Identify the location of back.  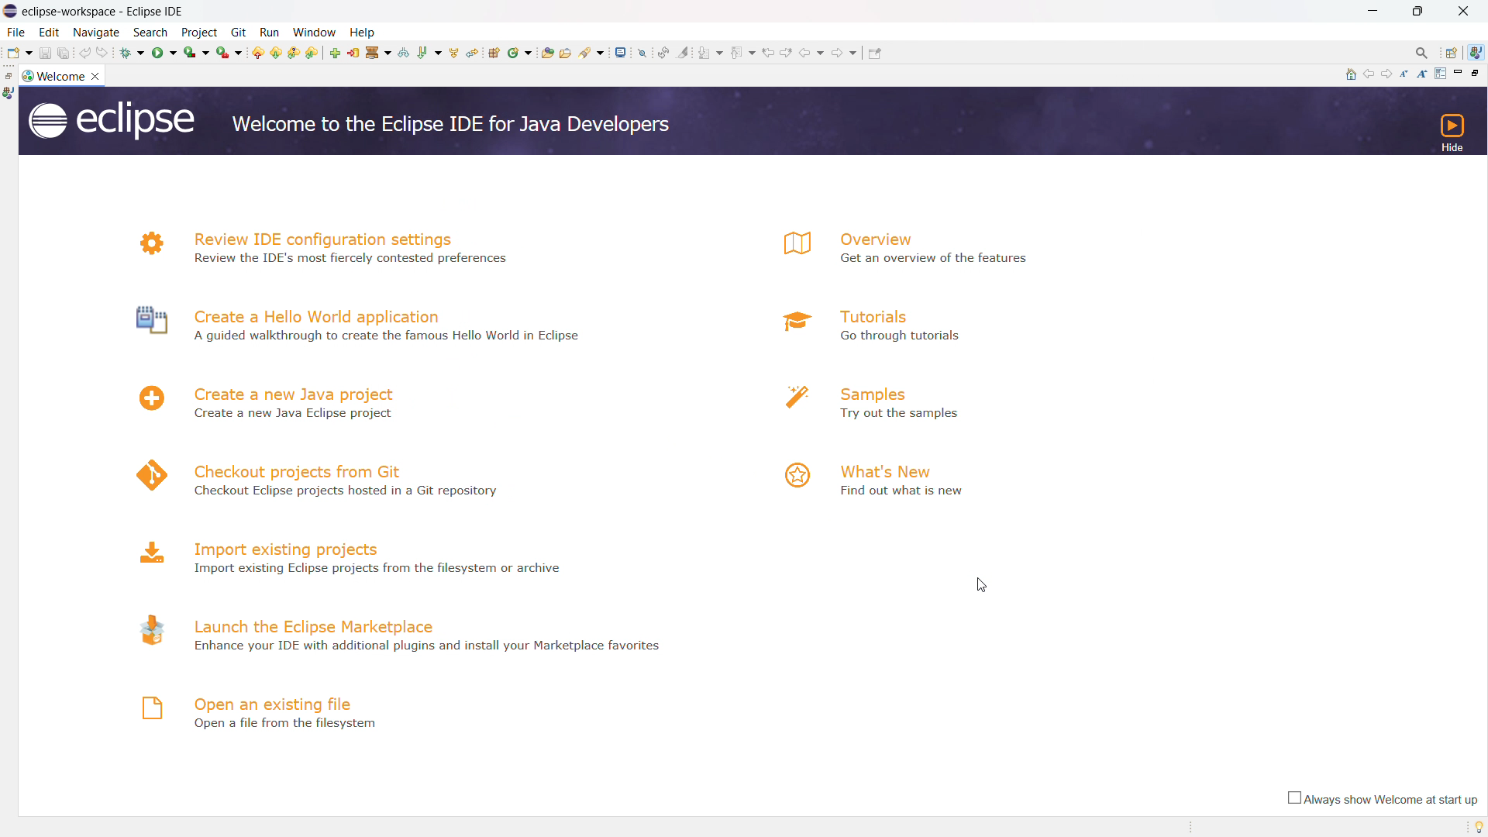
(816, 55).